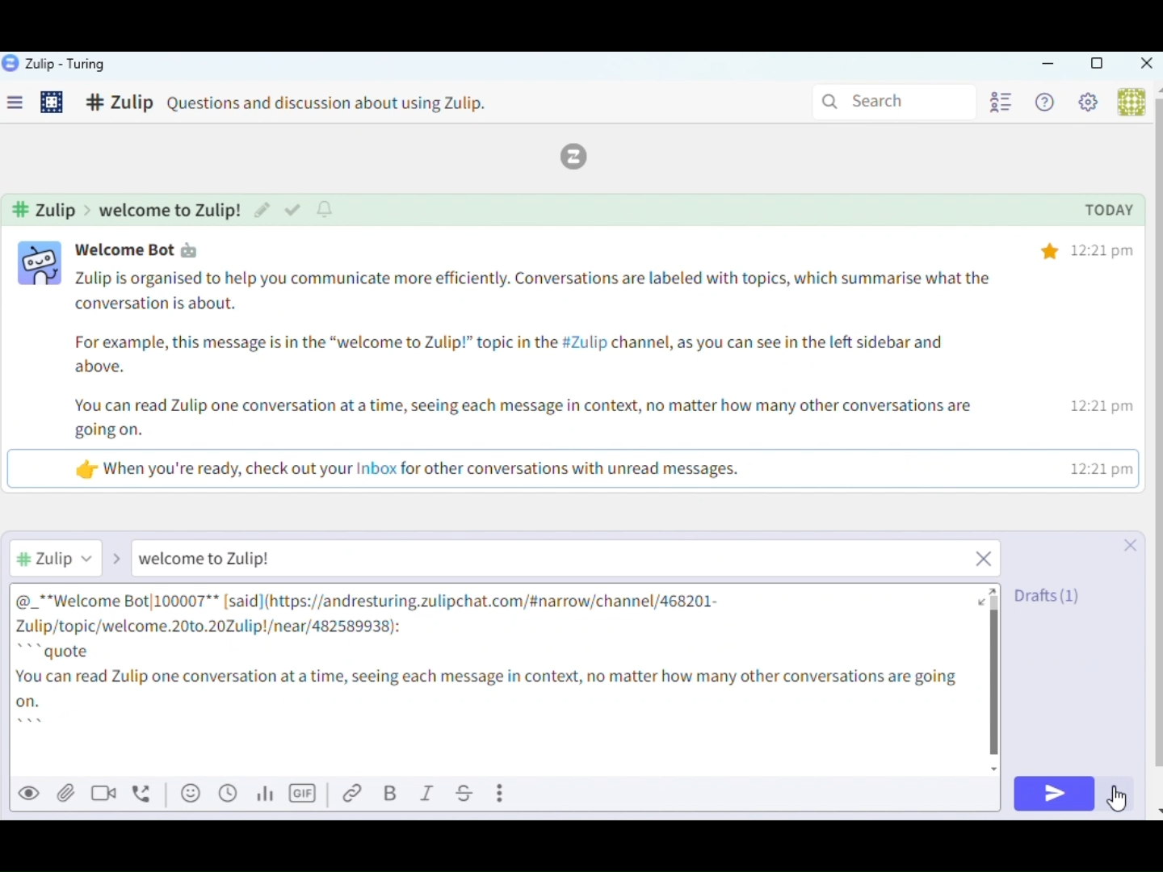  Describe the element at coordinates (269, 794) in the screenshot. I see `Stats` at that location.